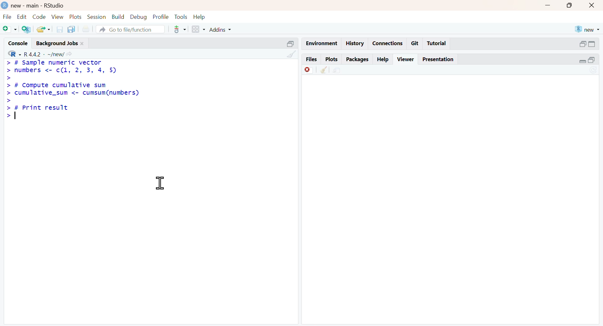  I want to click on expand/collapse, so click(593, 44).